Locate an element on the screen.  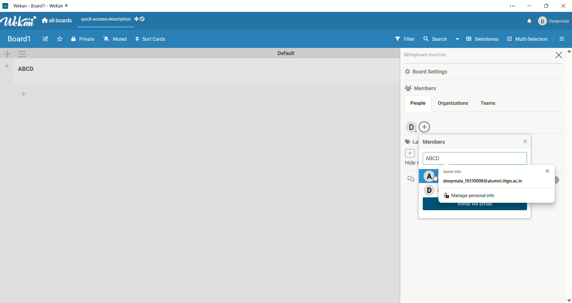
title is located at coordinates (19, 39).